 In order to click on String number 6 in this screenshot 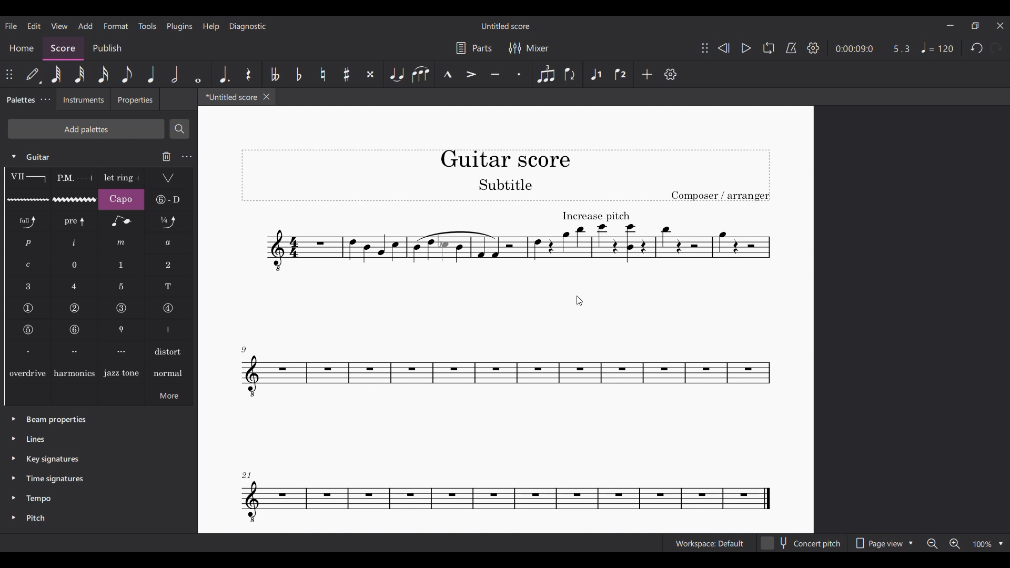, I will do `click(75, 330)`.